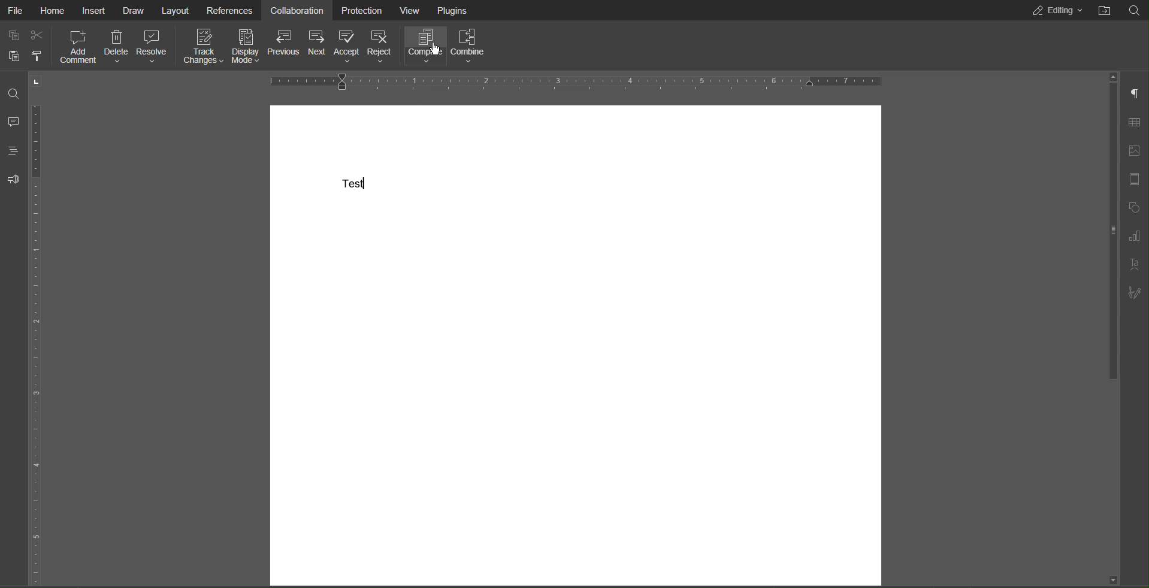 This screenshot has height=588, width=1149. I want to click on Compare, so click(424, 47).